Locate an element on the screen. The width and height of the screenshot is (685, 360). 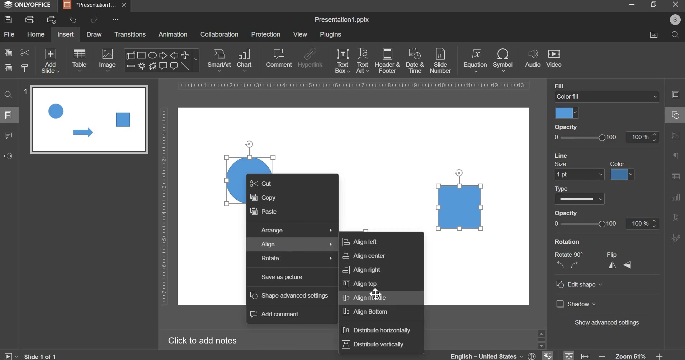
color fill is located at coordinates (566, 113).